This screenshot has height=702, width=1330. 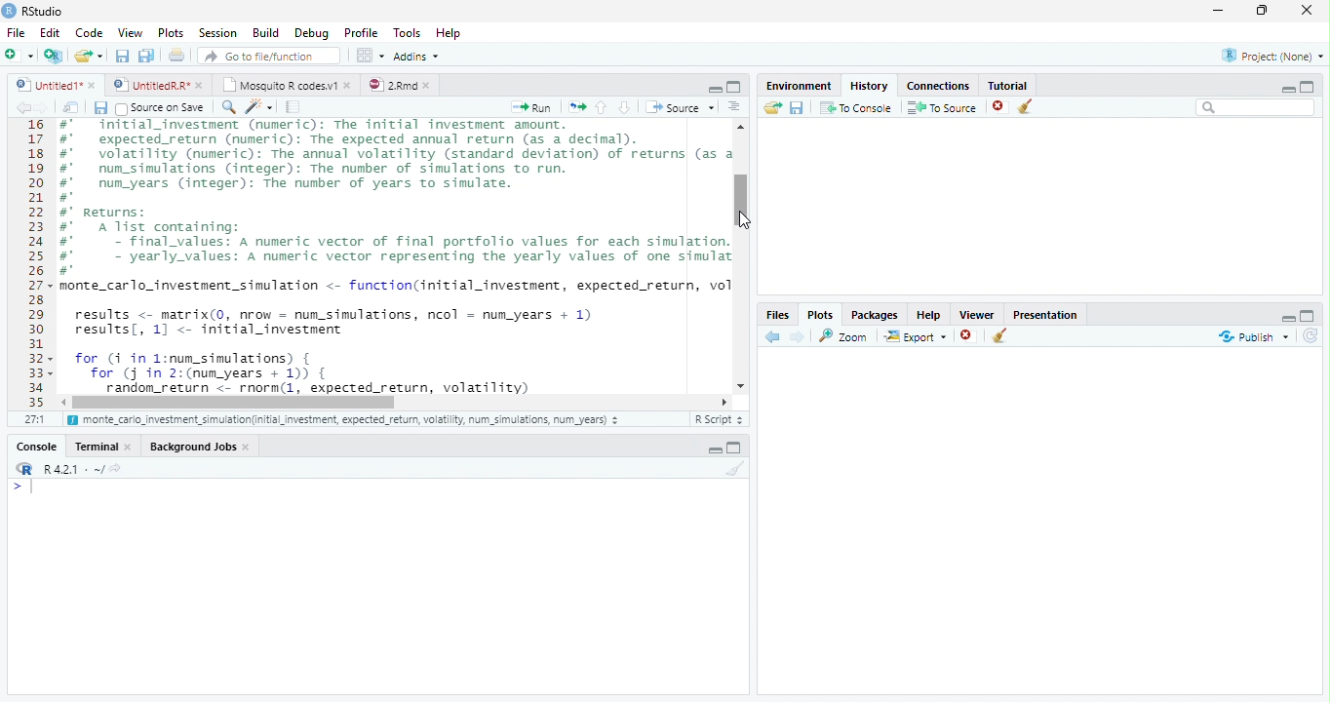 What do you see at coordinates (714, 87) in the screenshot?
I see `` at bounding box center [714, 87].